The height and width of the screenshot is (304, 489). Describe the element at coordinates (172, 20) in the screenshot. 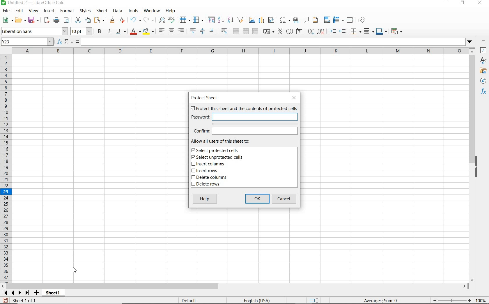

I see `` at that location.